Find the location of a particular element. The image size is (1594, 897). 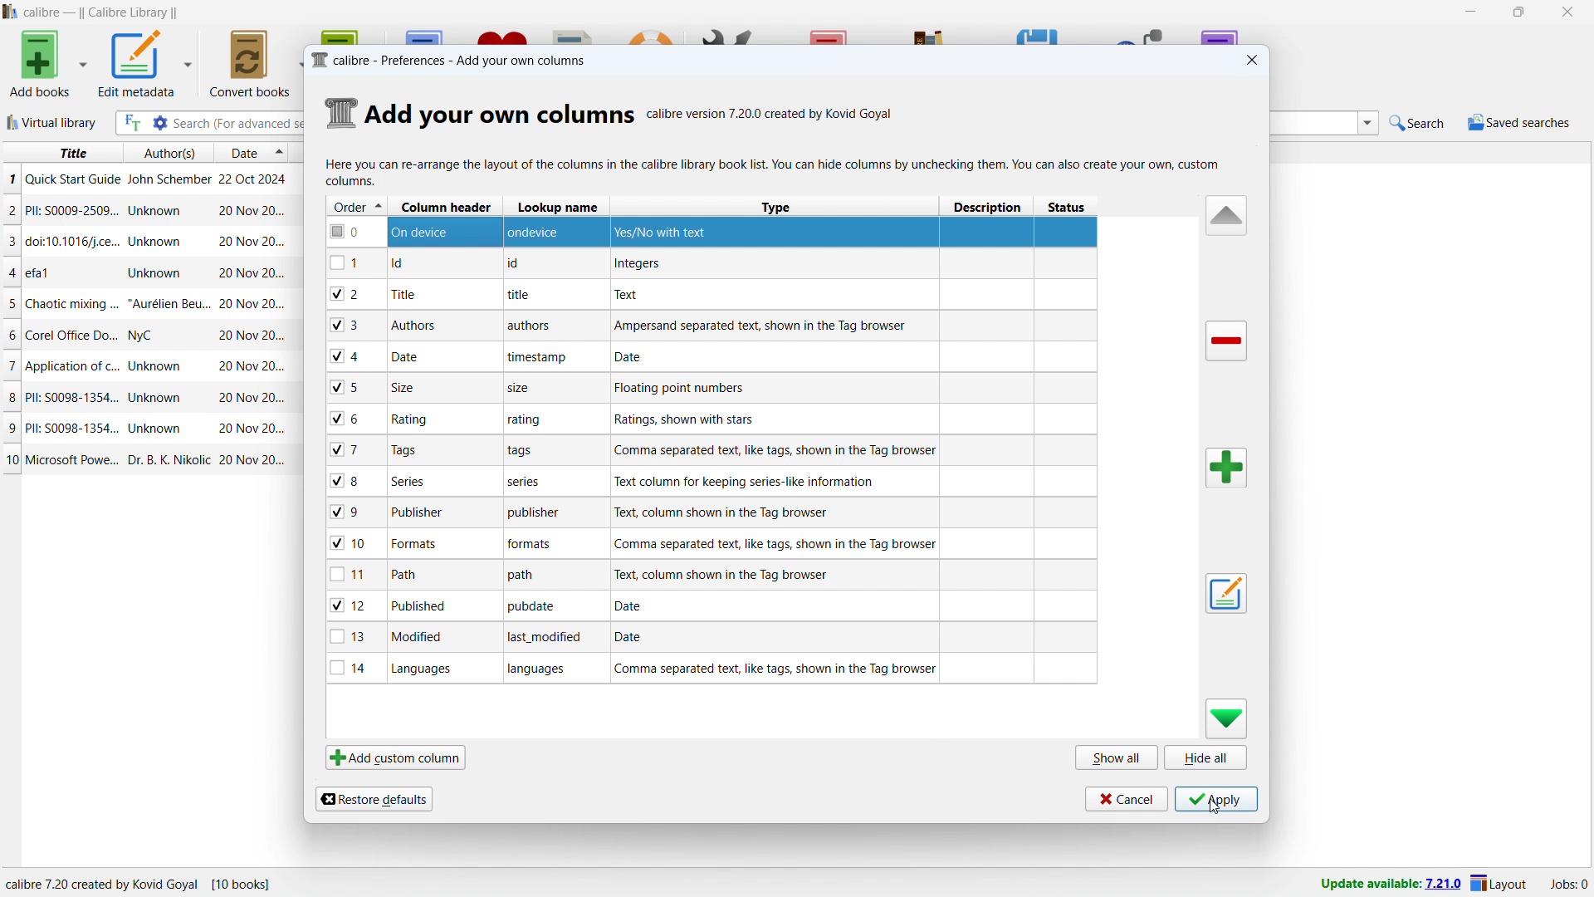

layout is located at coordinates (1499, 883).